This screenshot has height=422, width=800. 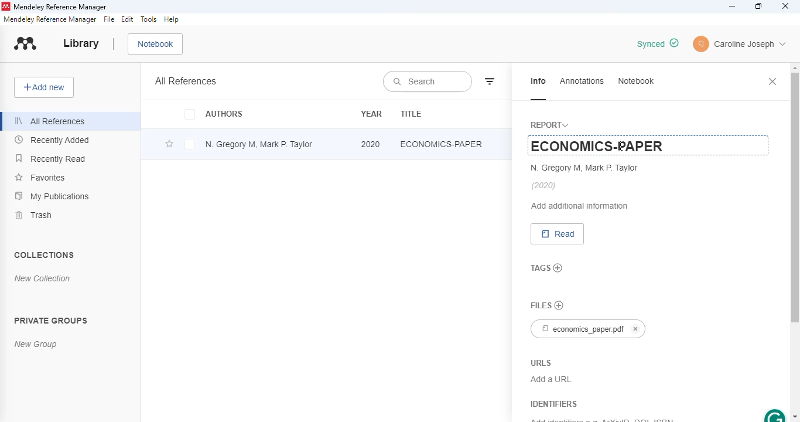 I want to click on logo, so click(x=6, y=6).